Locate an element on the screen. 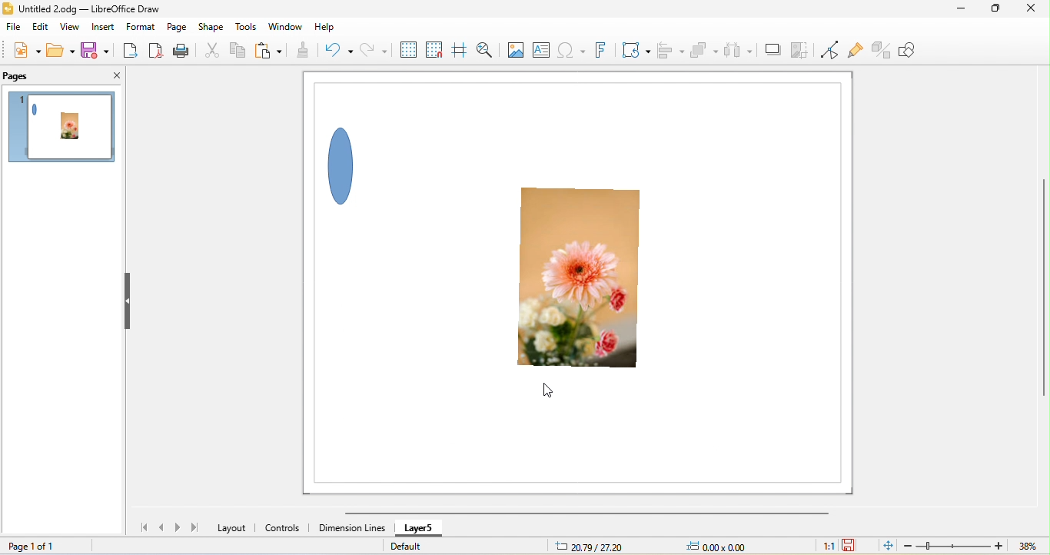 The image size is (1050, 555). page 1 of 1 is located at coordinates (32, 546).